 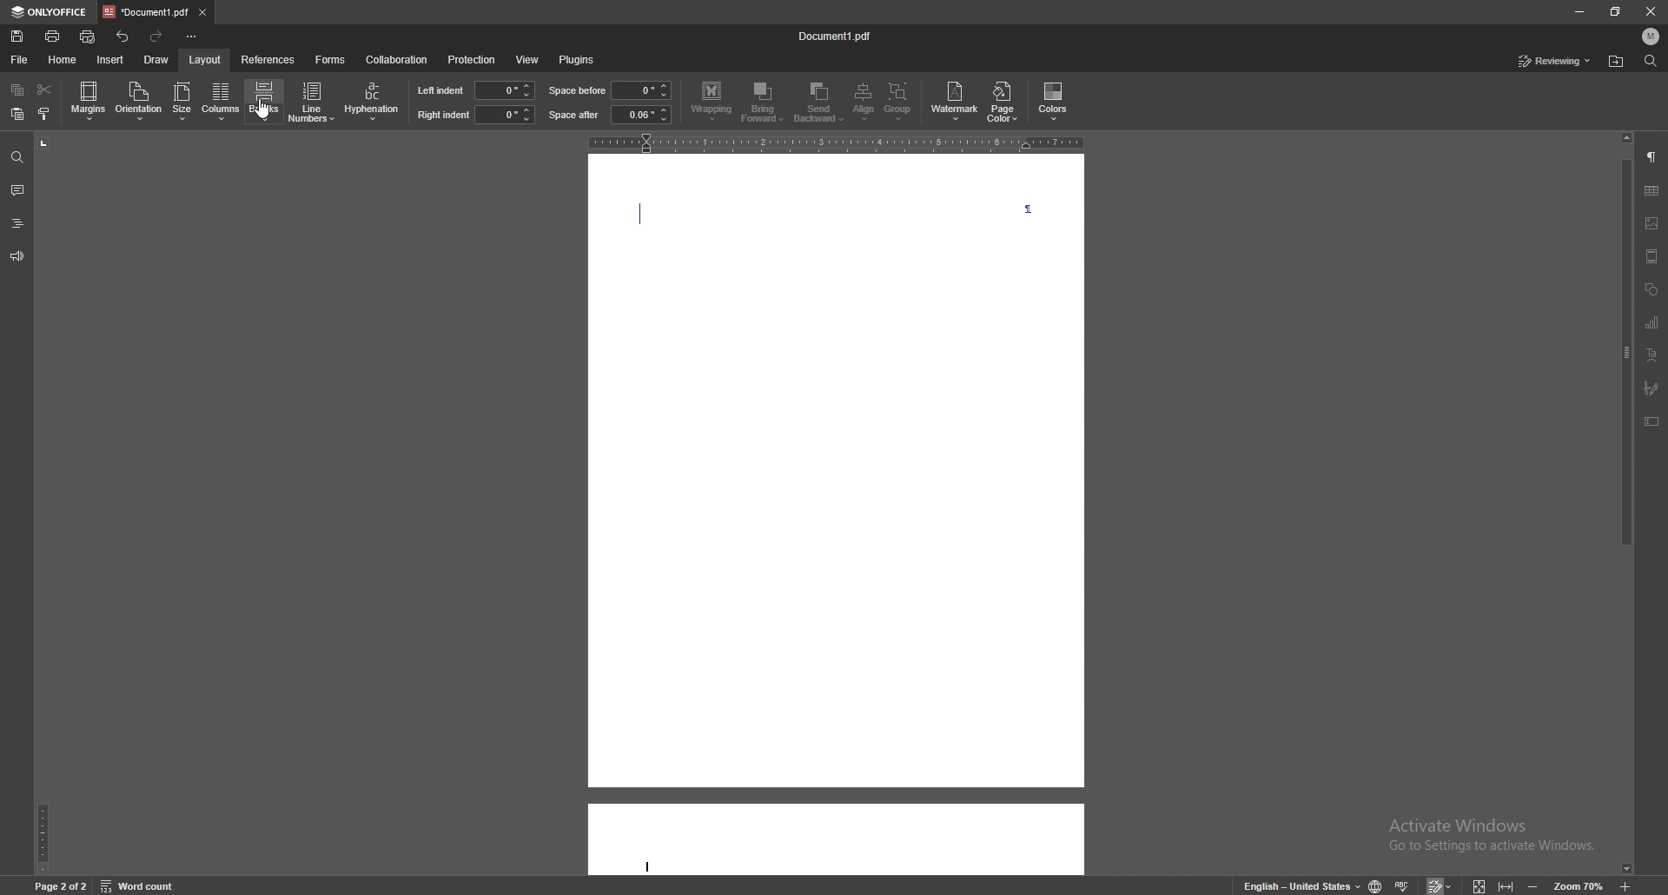 What do you see at coordinates (1296, 885) in the screenshot?
I see `English - United States` at bounding box center [1296, 885].